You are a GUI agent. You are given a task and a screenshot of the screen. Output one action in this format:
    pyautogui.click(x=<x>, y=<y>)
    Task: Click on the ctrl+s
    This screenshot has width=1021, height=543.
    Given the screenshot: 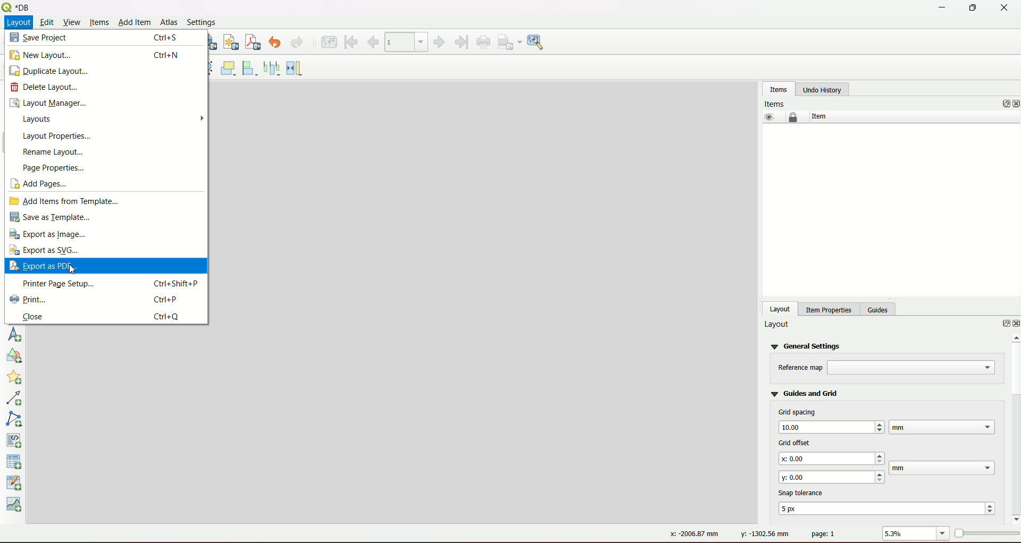 What is the action you would take?
    pyautogui.click(x=169, y=37)
    